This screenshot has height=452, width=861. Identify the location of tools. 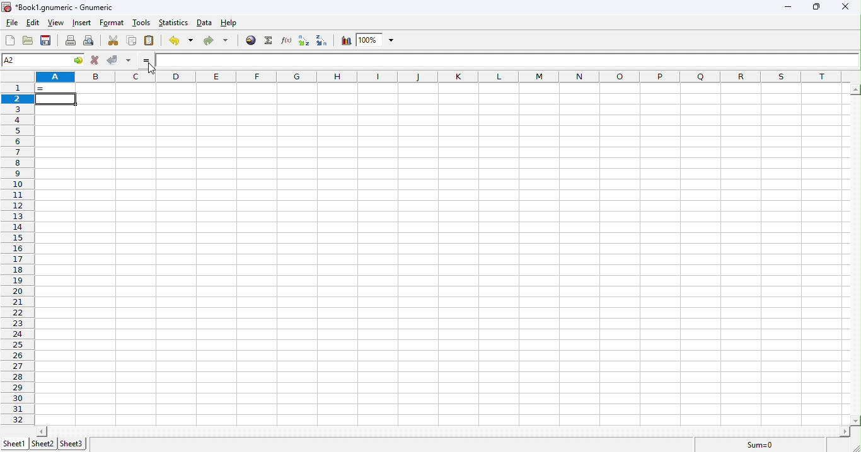
(142, 23).